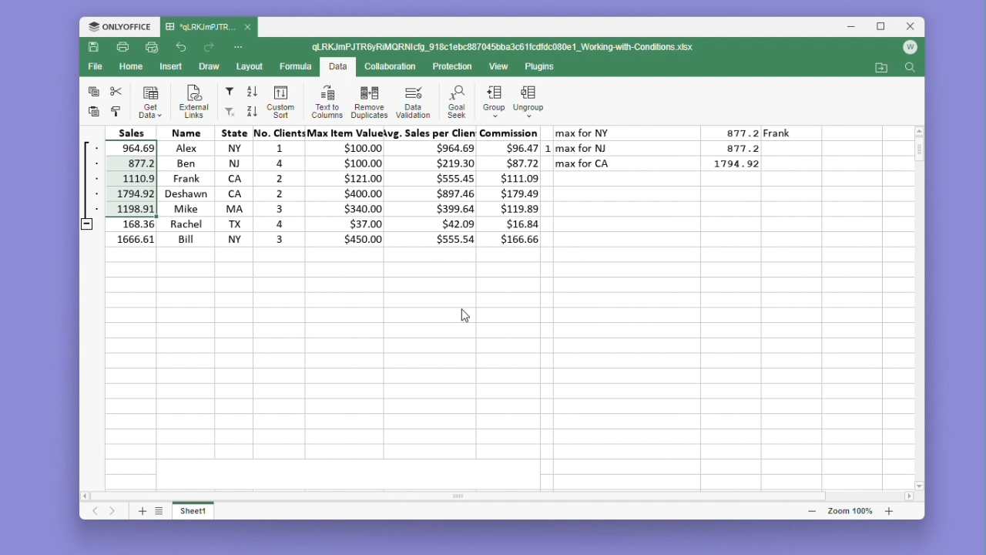 The image size is (986, 555). Describe the element at coordinates (208, 67) in the screenshot. I see `Draw` at that location.